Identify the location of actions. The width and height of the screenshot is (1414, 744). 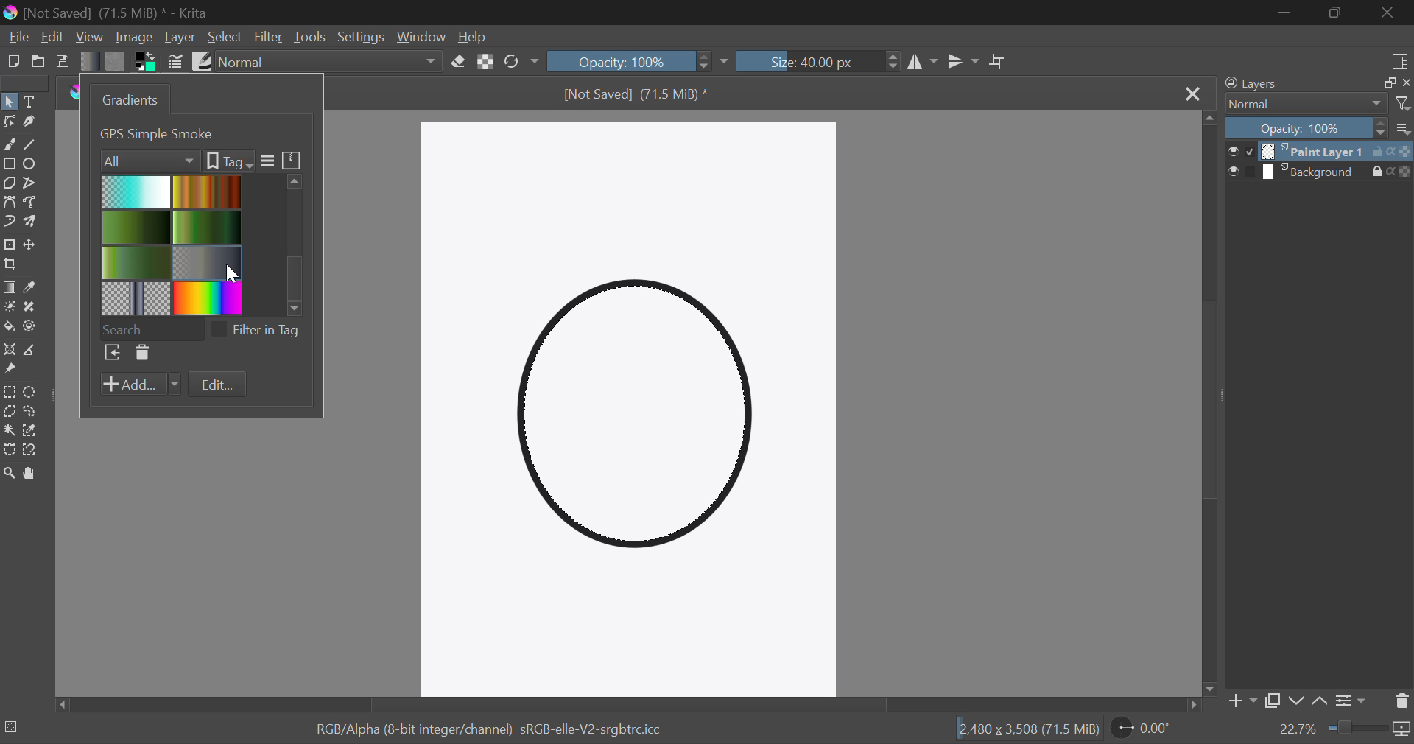
(1391, 152).